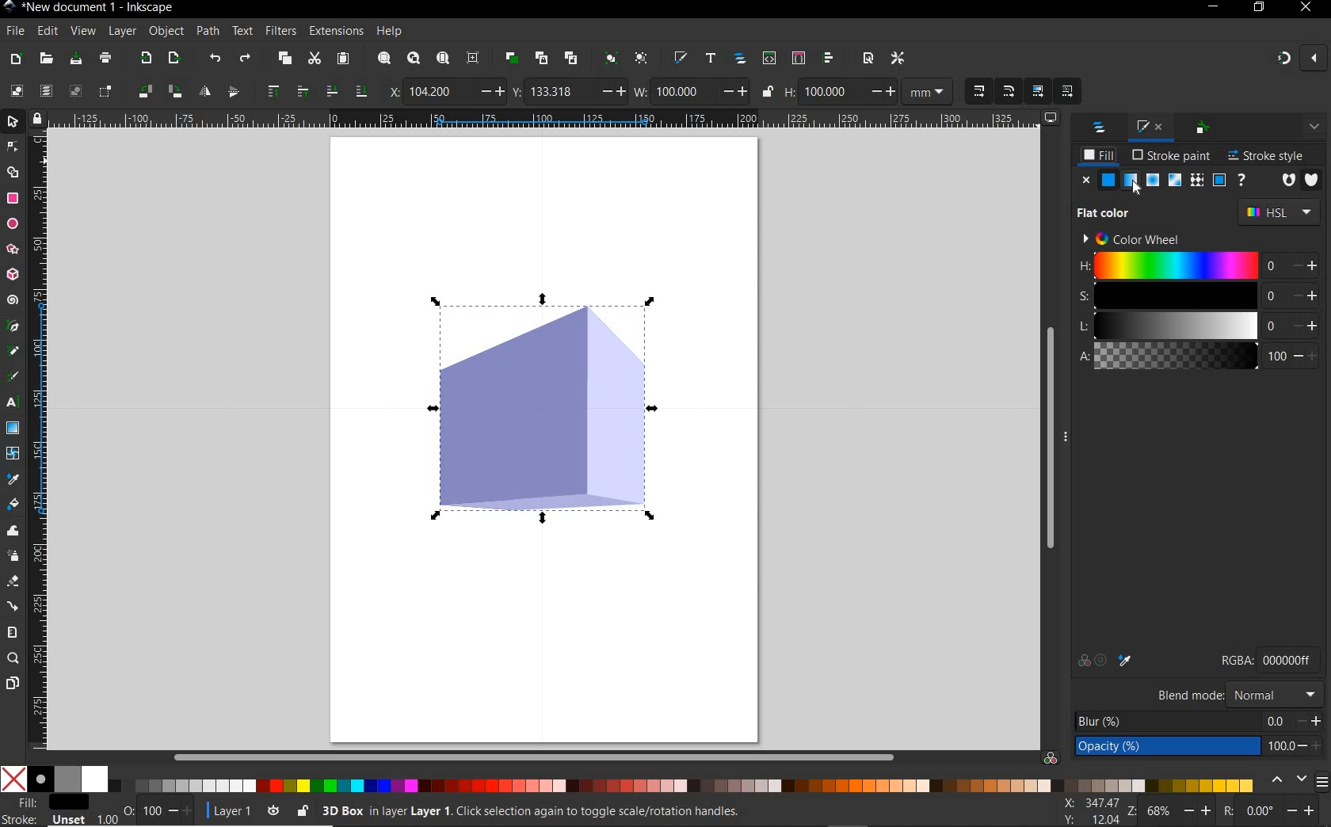 The image size is (1331, 827). Describe the element at coordinates (734, 92) in the screenshot. I see `increase/decrease` at that location.